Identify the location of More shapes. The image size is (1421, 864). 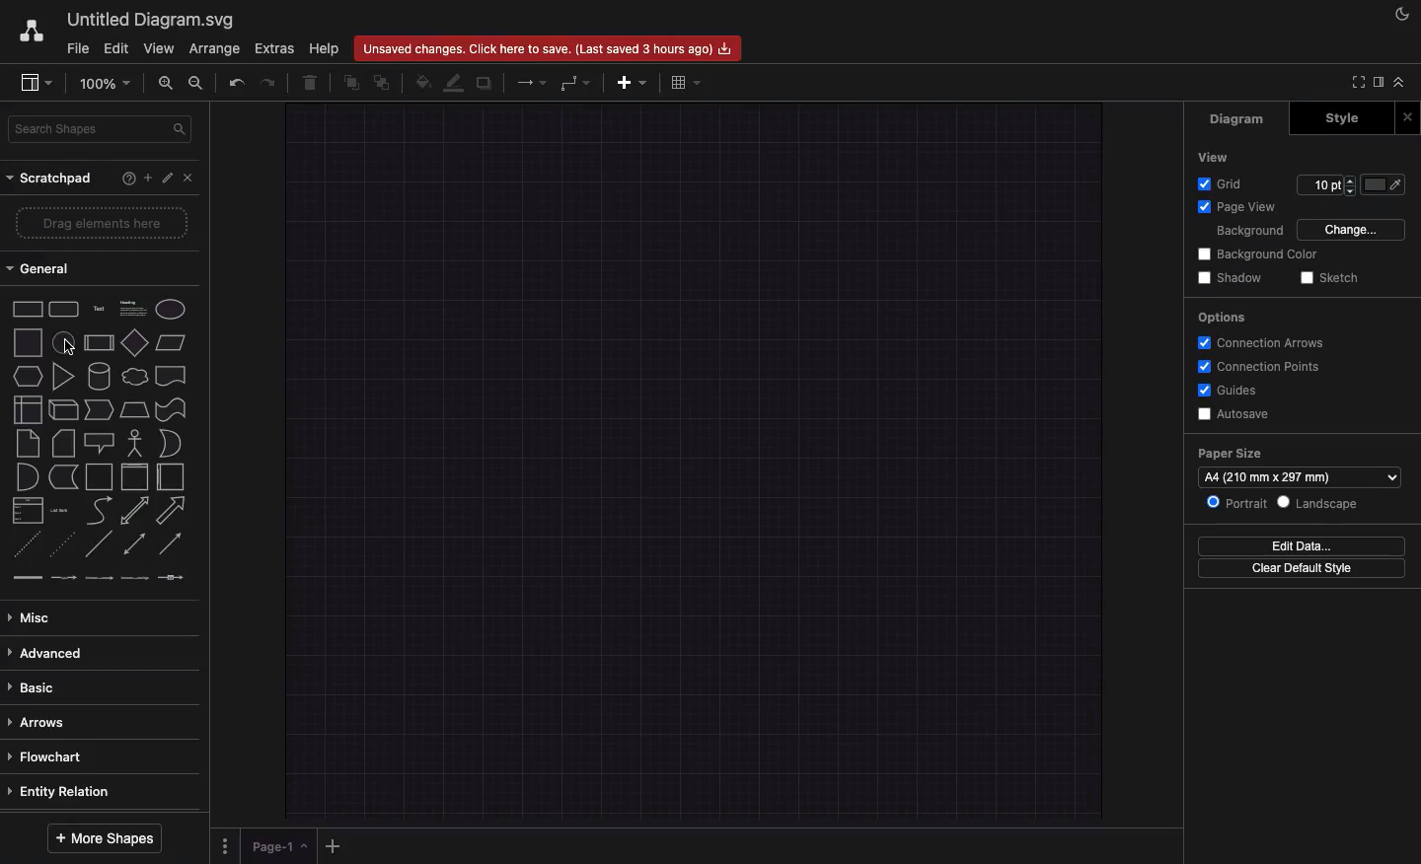
(102, 839).